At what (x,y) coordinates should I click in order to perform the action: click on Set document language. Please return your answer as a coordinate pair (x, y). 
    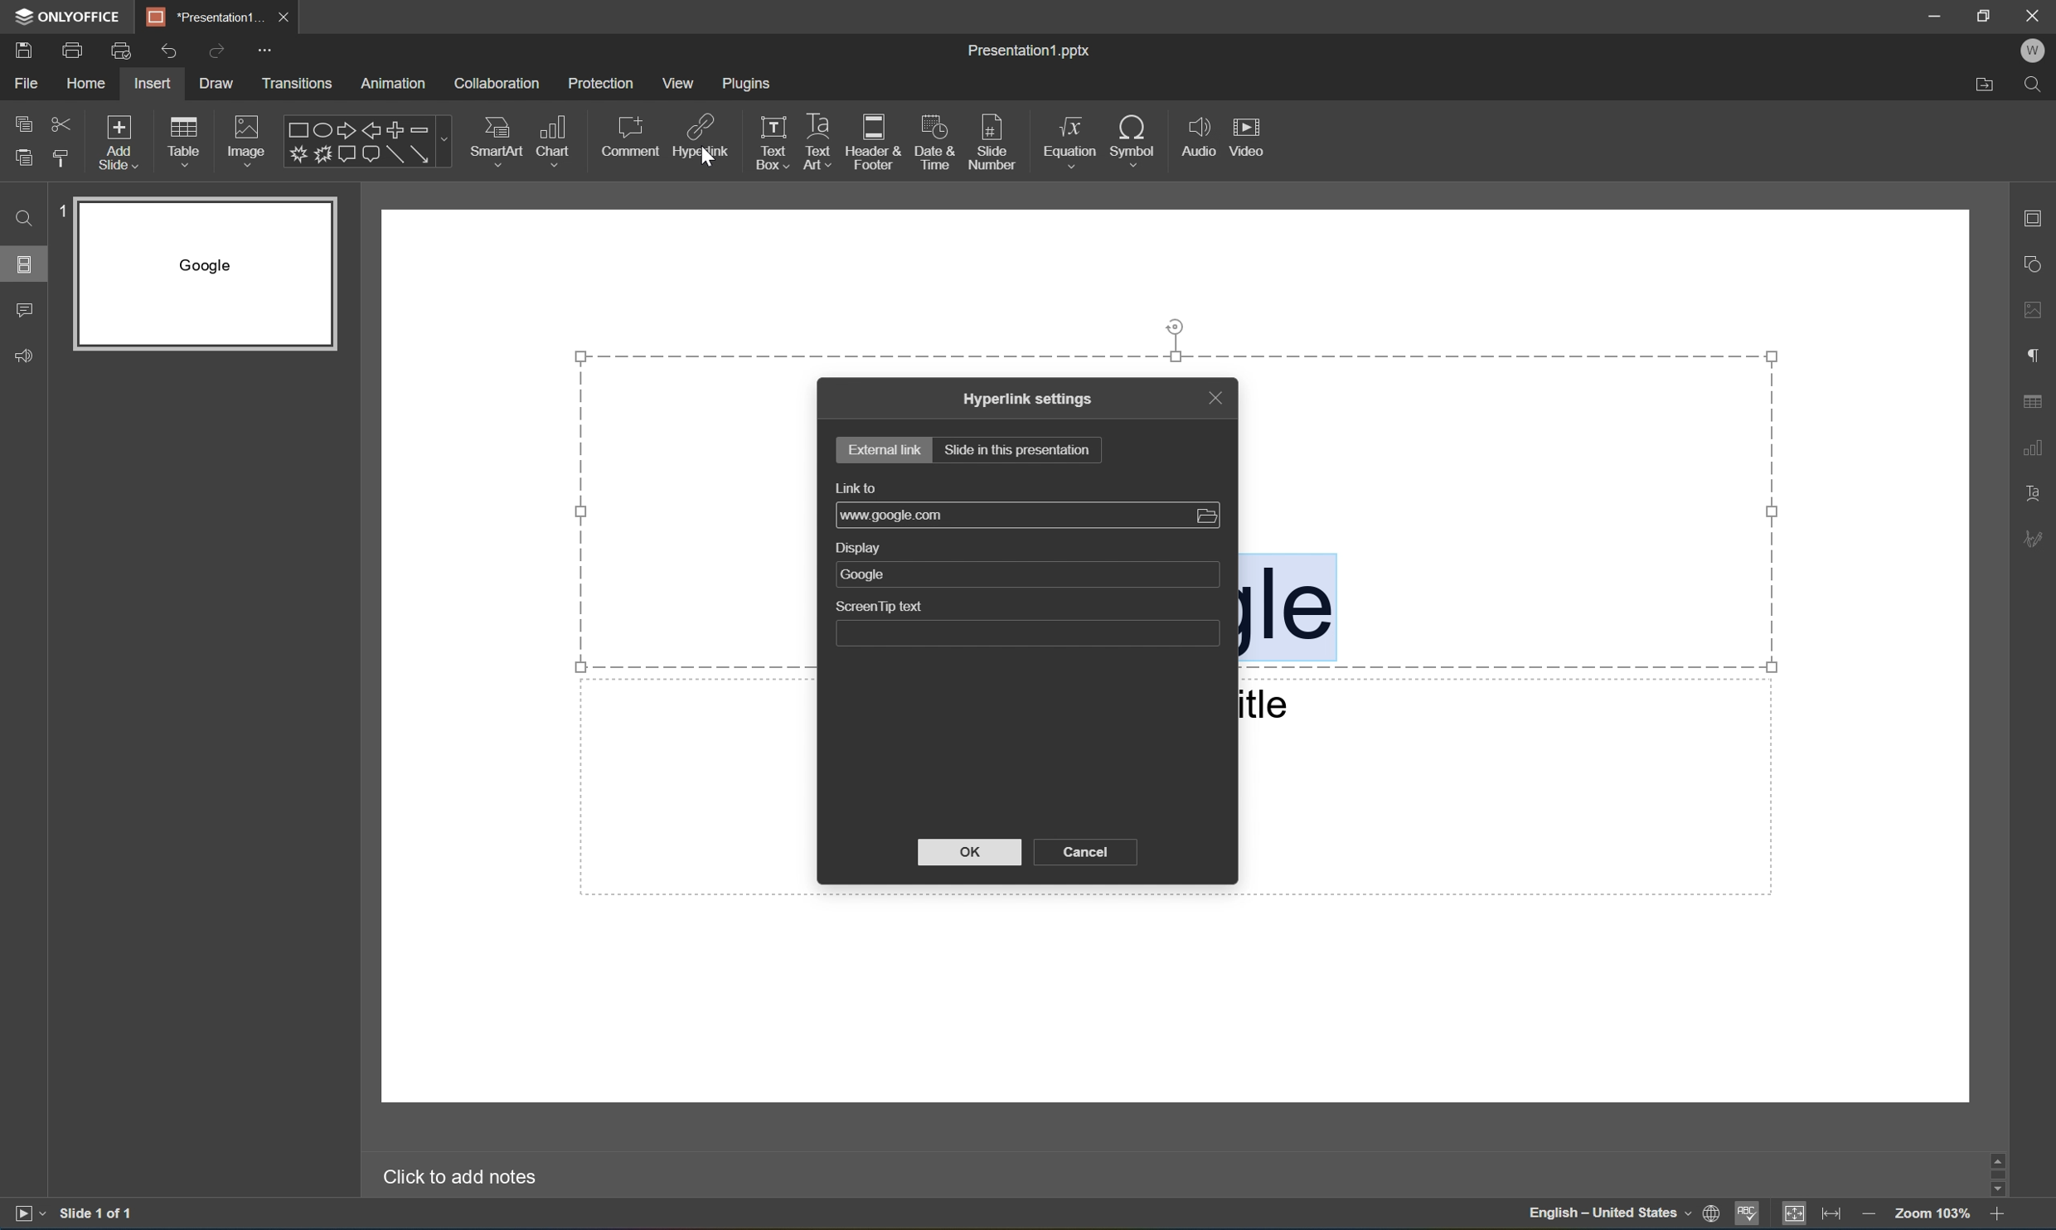
    Looking at the image, I should click on (1712, 1214).